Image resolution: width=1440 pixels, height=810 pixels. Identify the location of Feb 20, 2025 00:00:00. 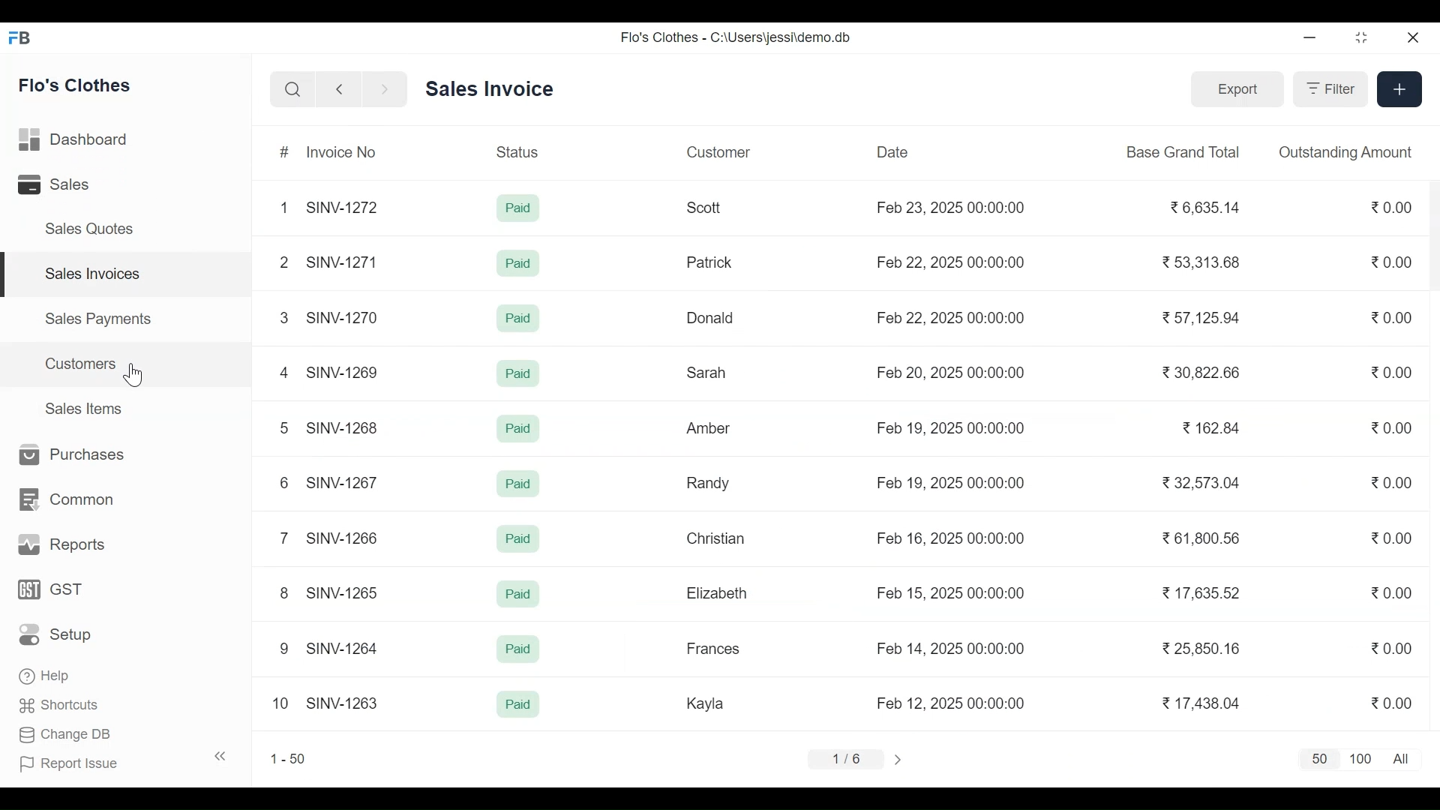
(950, 373).